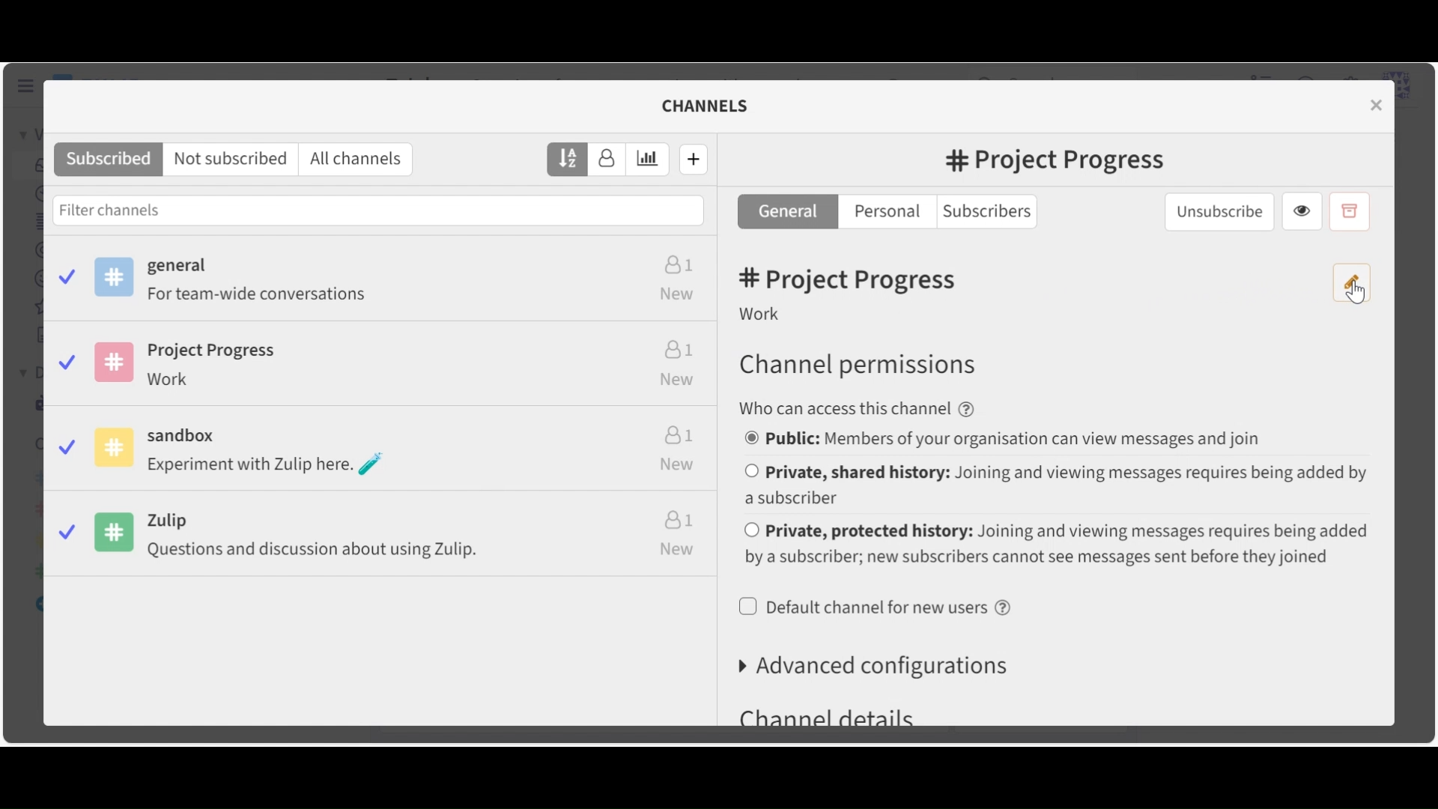 This screenshot has height=809, width=1438. Describe the element at coordinates (985, 213) in the screenshot. I see `Subscribers` at that location.